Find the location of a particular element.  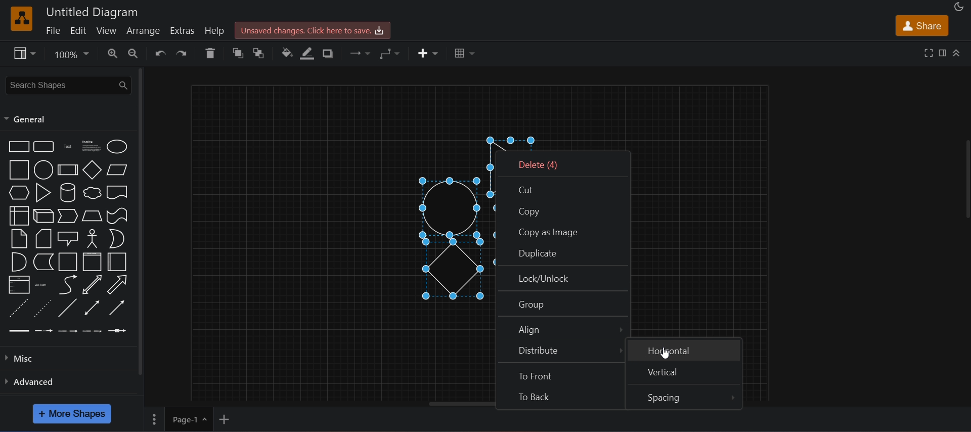

document is located at coordinates (117, 193).